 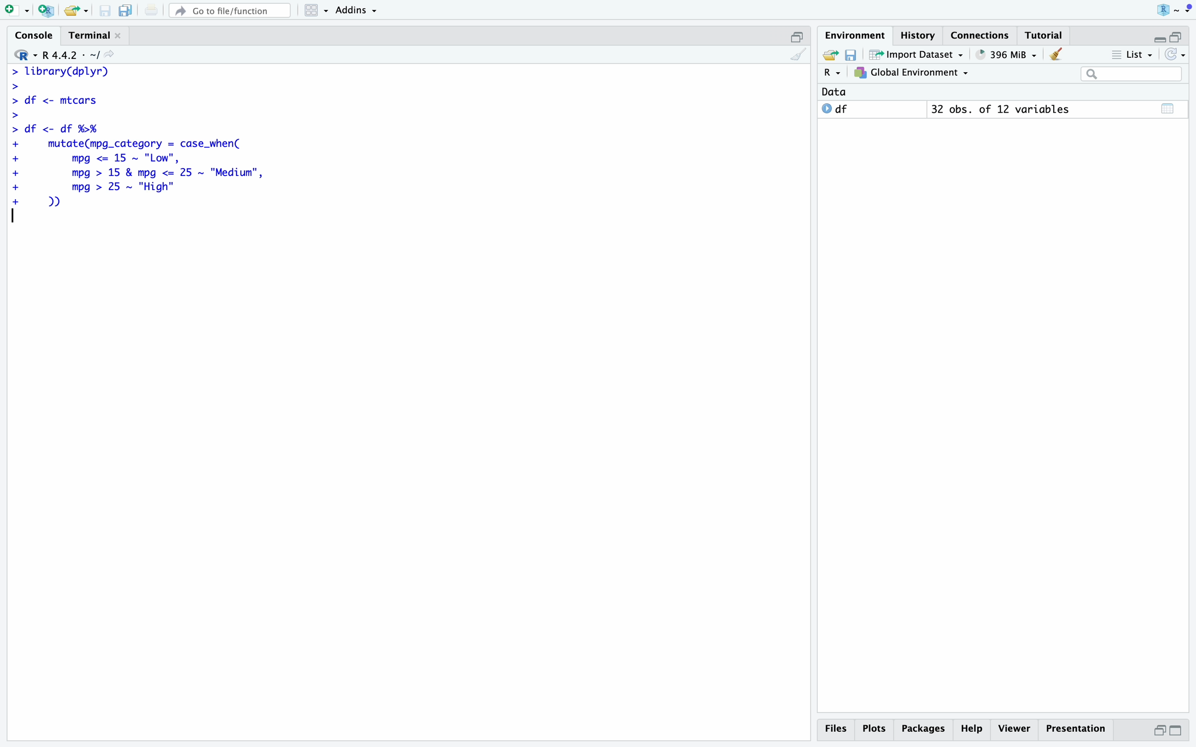 What do you see at coordinates (1055, 54) in the screenshot?
I see `clean` at bounding box center [1055, 54].